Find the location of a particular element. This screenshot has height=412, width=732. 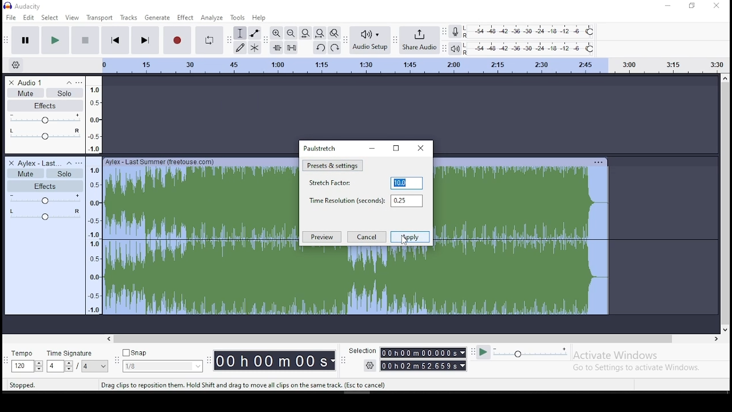

scroll bar is located at coordinates (415, 339).